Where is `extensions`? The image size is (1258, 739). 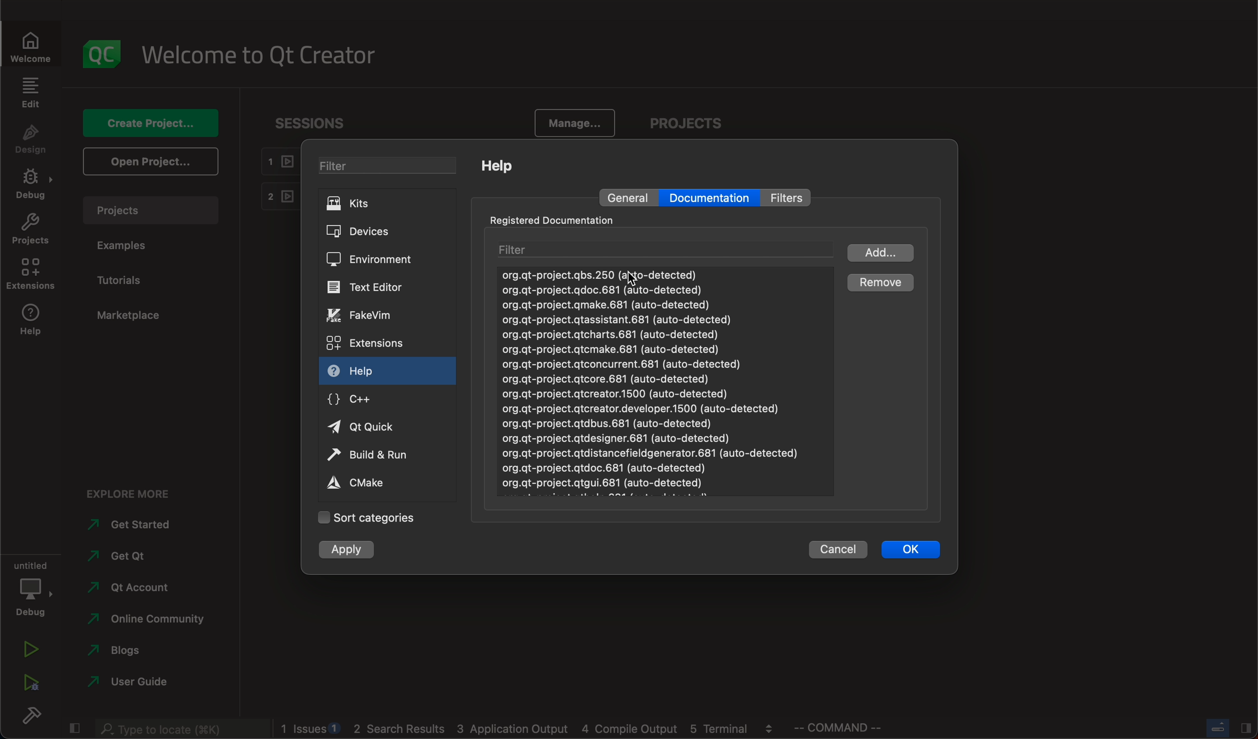 extensions is located at coordinates (367, 342).